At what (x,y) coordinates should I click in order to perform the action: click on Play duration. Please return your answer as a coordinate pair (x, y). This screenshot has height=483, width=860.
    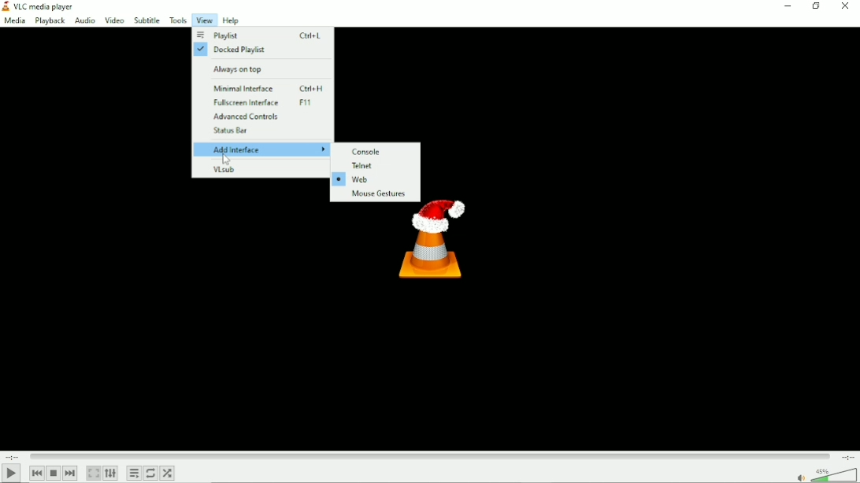
    Looking at the image, I should click on (430, 456).